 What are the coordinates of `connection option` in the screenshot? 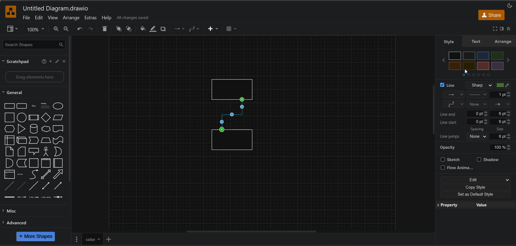 It's located at (477, 99).